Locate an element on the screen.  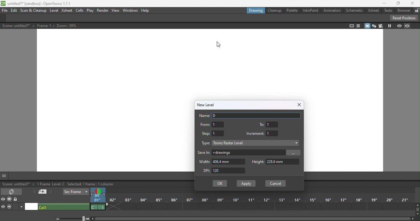
Save in is located at coordinates (204, 153).